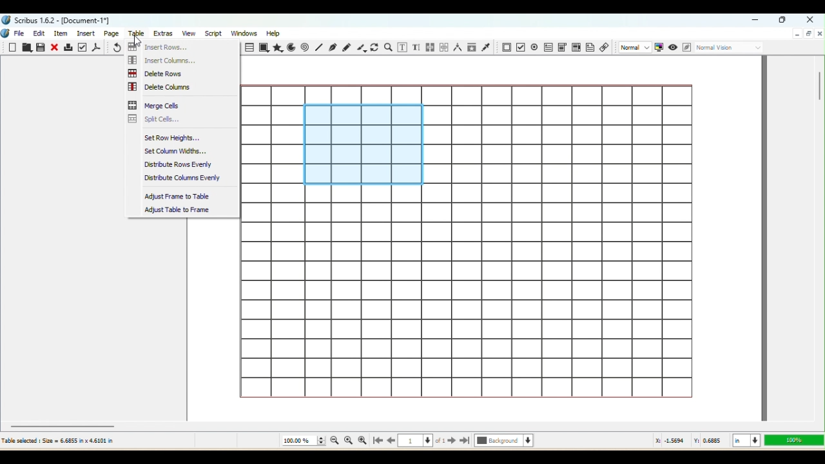 This screenshot has width=825, height=464. Describe the element at coordinates (547, 46) in the screenshot. I see `PDF text field` at that location.